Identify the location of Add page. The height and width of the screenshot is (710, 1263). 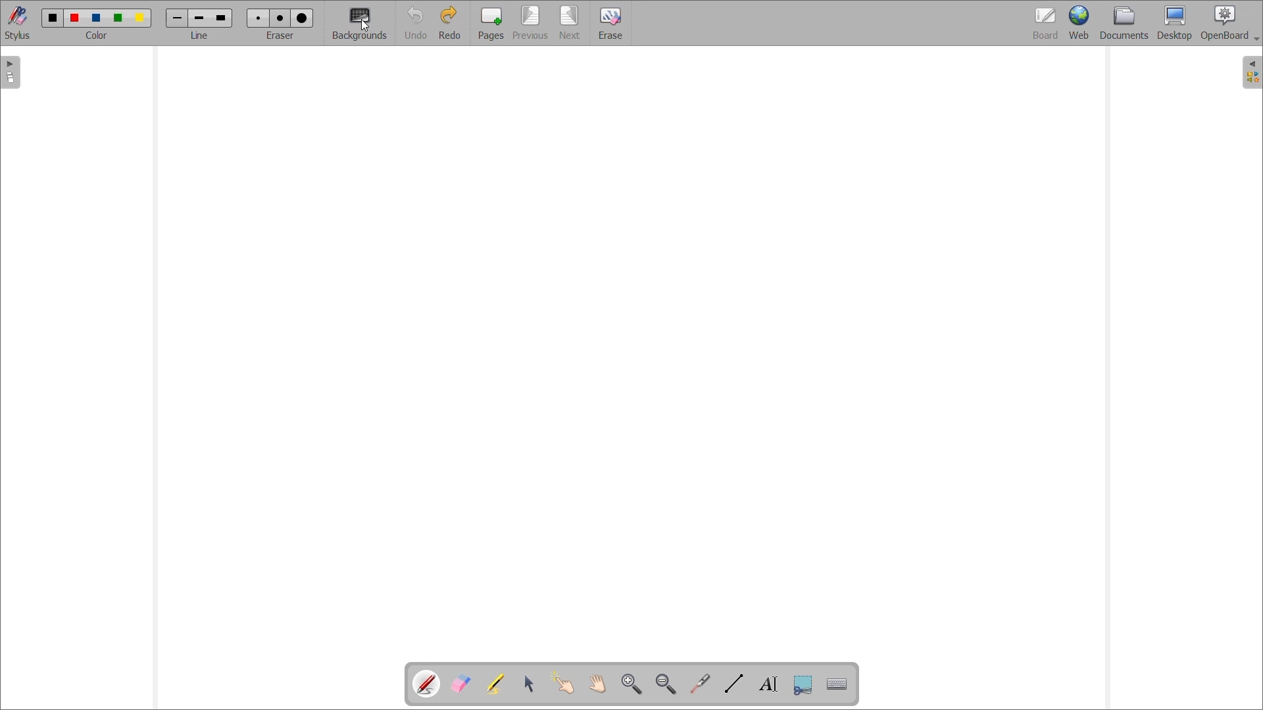
(491, 23).